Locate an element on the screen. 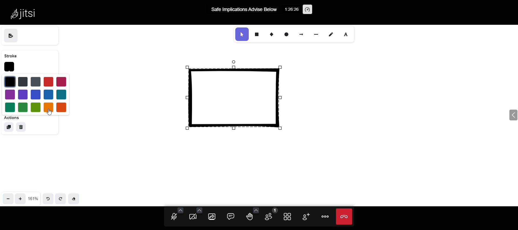 This screenshot has height=230, width=518. tile view is located at coordinates (287, 217).